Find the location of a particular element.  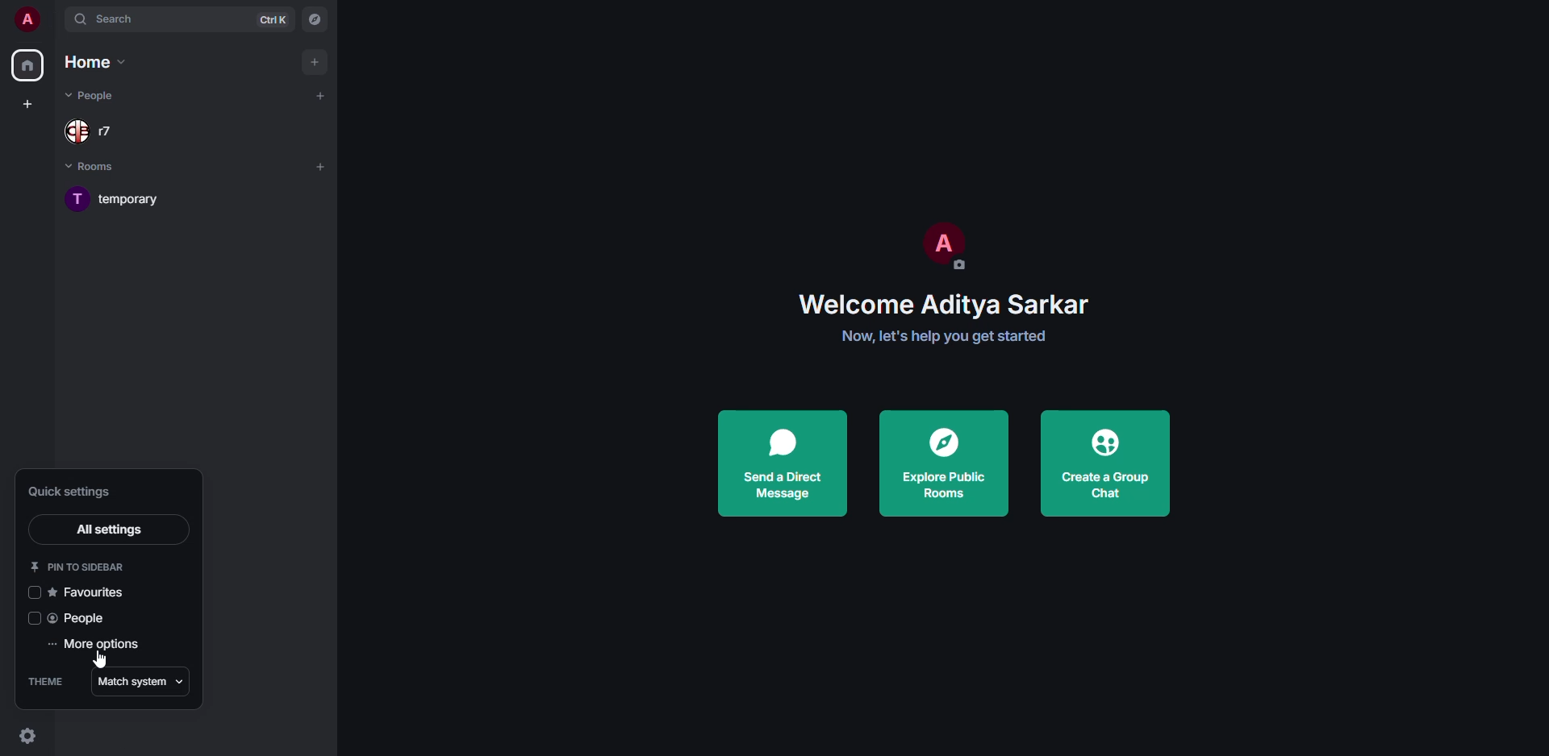

click to enable is located at coordinates (29, 595).